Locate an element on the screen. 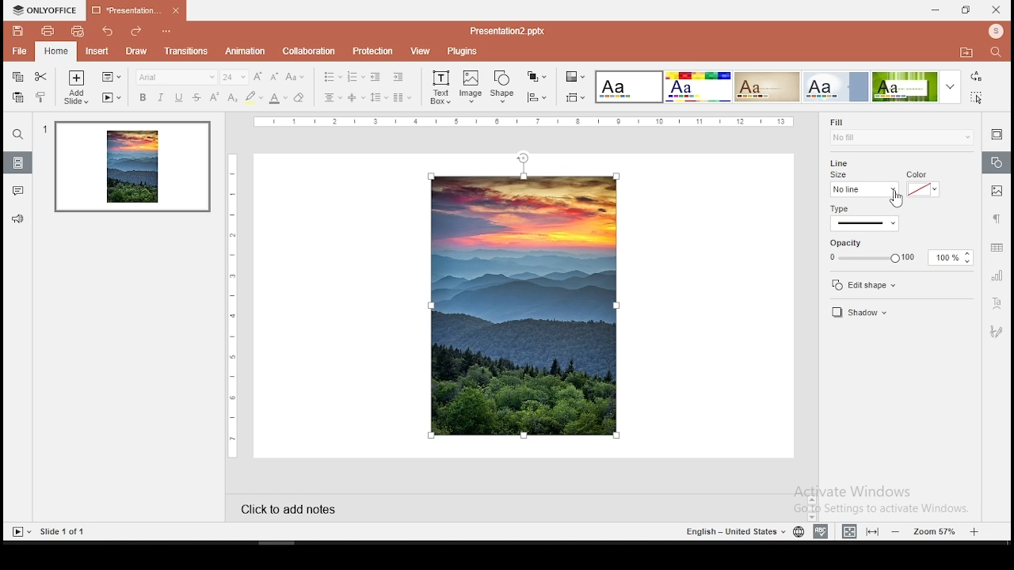 This screenshot has width=1014, height=570. restore is located at coordinates (964, 9).